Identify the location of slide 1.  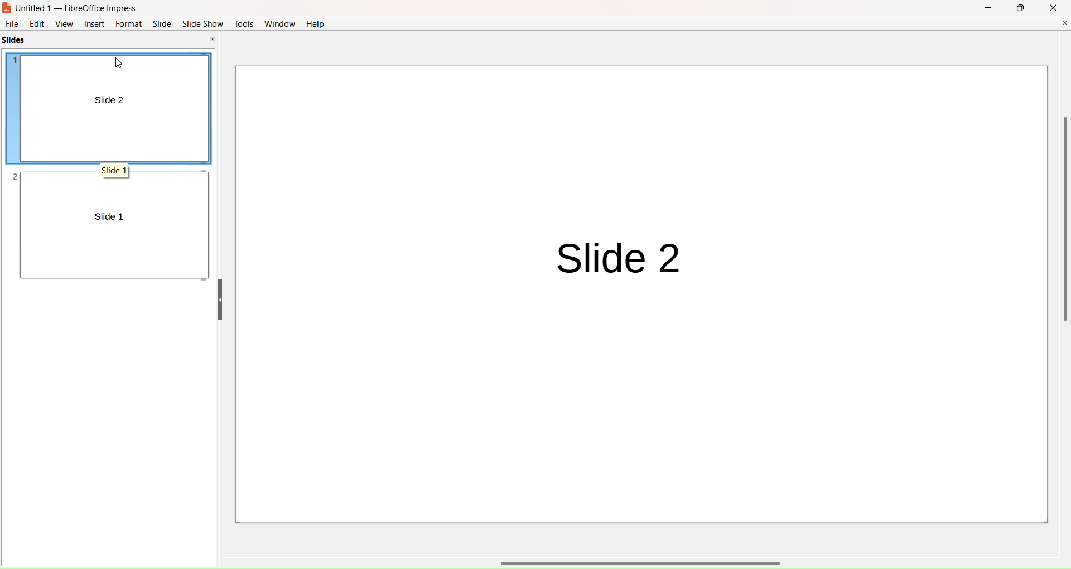
(108, 218).